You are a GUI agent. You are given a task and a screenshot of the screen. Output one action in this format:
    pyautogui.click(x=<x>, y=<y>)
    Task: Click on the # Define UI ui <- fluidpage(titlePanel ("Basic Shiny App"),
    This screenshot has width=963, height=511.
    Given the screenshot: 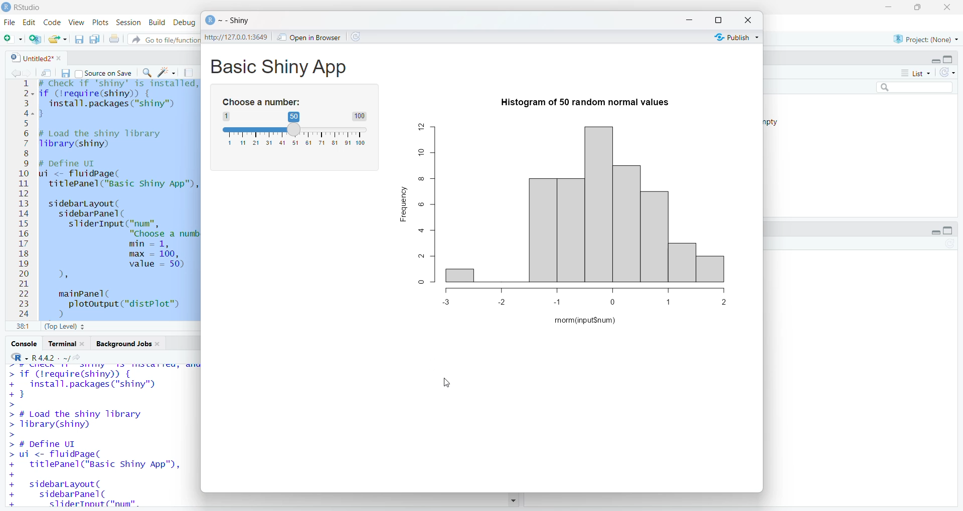 What is the action you would take?
    pyautogui.click(x=118, y=175)
    